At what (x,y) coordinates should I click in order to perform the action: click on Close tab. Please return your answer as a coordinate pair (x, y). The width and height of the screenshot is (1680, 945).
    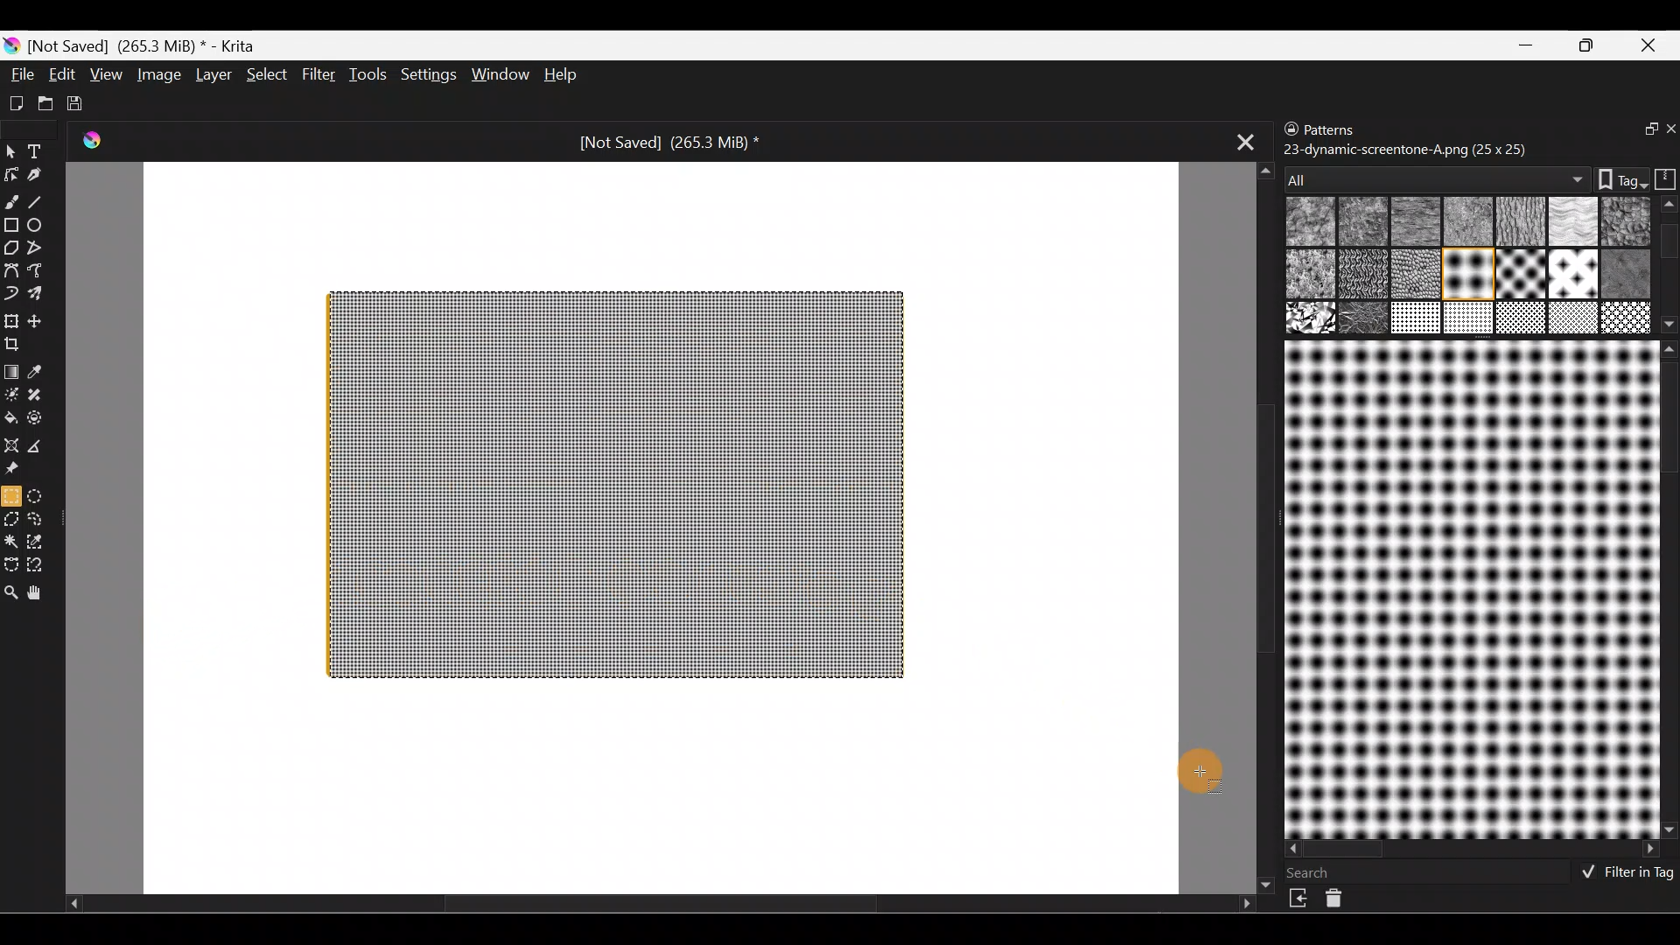
    Looking at the image, I should click on (1238, 143).